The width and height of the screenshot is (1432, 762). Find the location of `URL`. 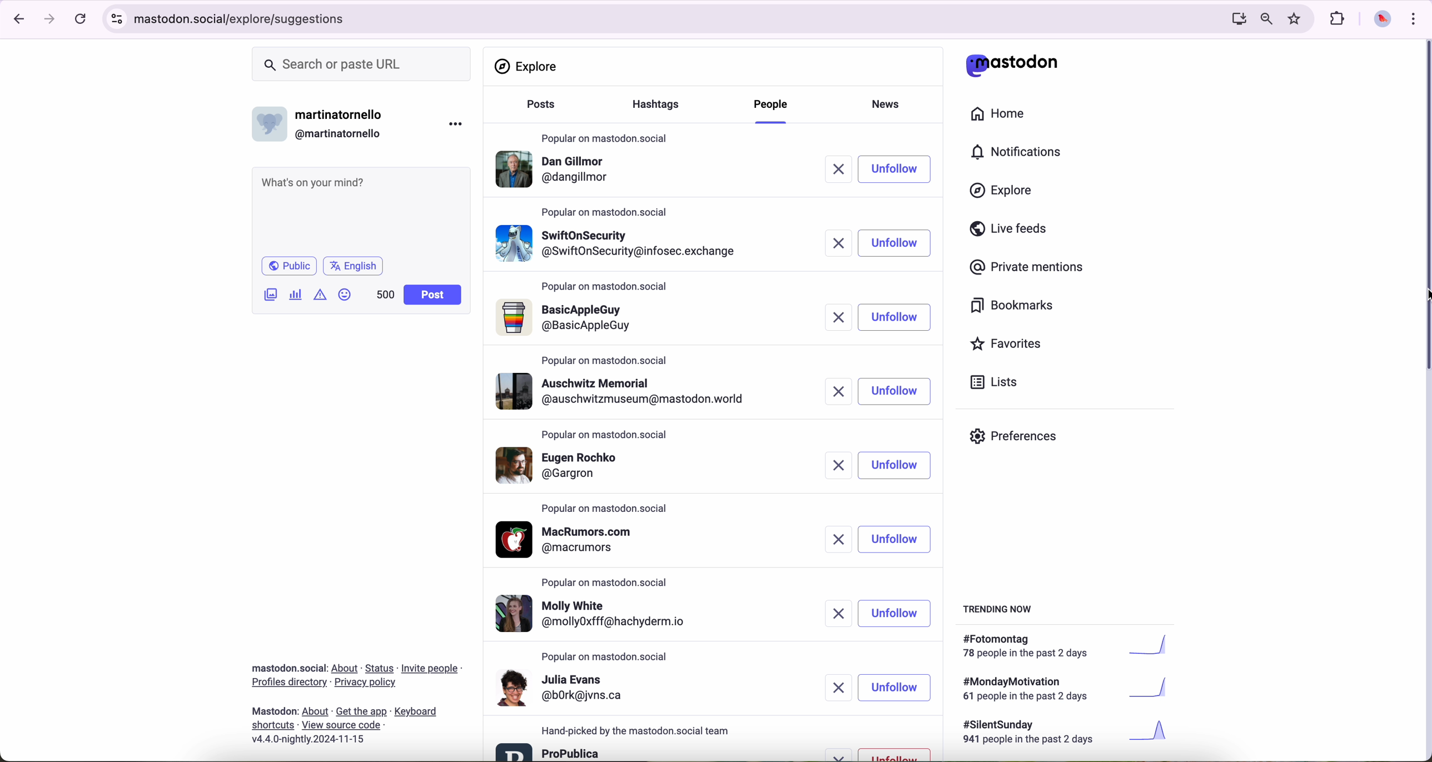

URL is located at coordinates (244, 17).